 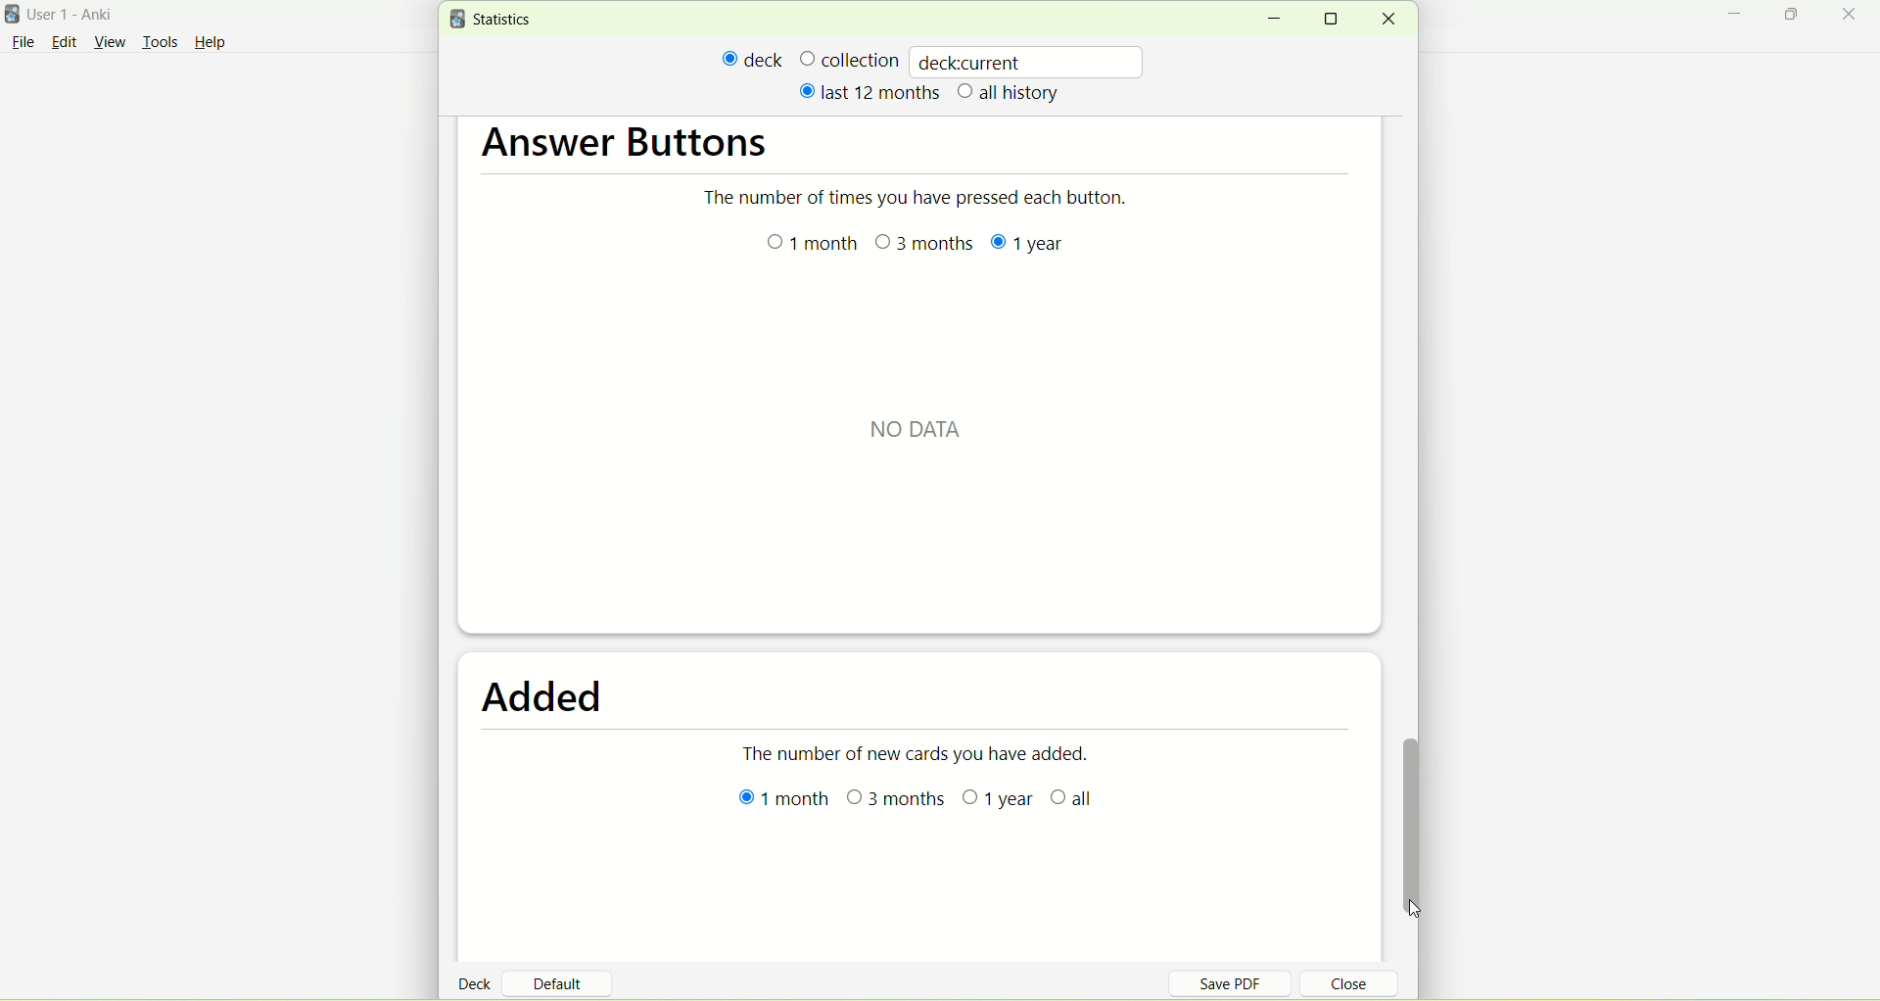 What do you see at coordinates (1413, 915) in the screenshot?
I see `cursor` at bounding box center [1413, 915].